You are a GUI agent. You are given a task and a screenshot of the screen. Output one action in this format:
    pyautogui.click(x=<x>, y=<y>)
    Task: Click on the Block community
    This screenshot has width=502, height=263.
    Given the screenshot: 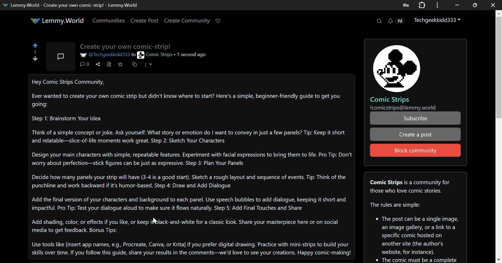 What is the action you would take?
    pyautogui.click(x=415, y=150)
    